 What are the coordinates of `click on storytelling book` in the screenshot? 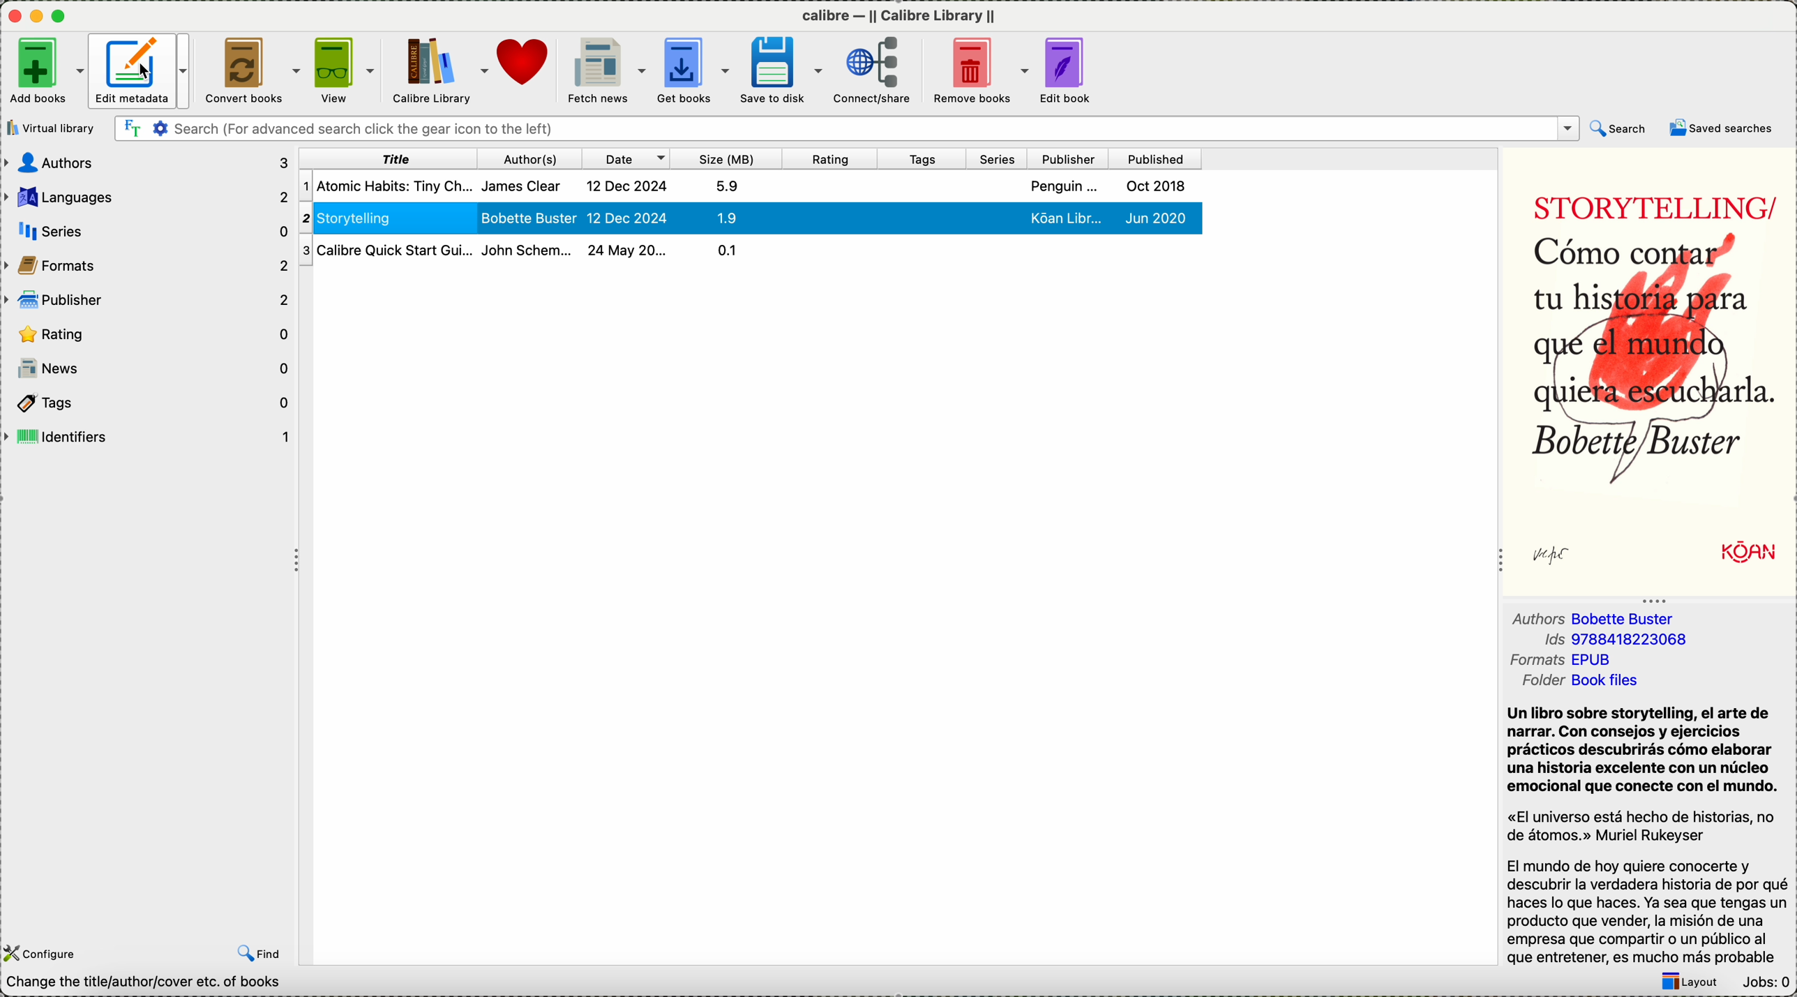 It's located at (749, 218).